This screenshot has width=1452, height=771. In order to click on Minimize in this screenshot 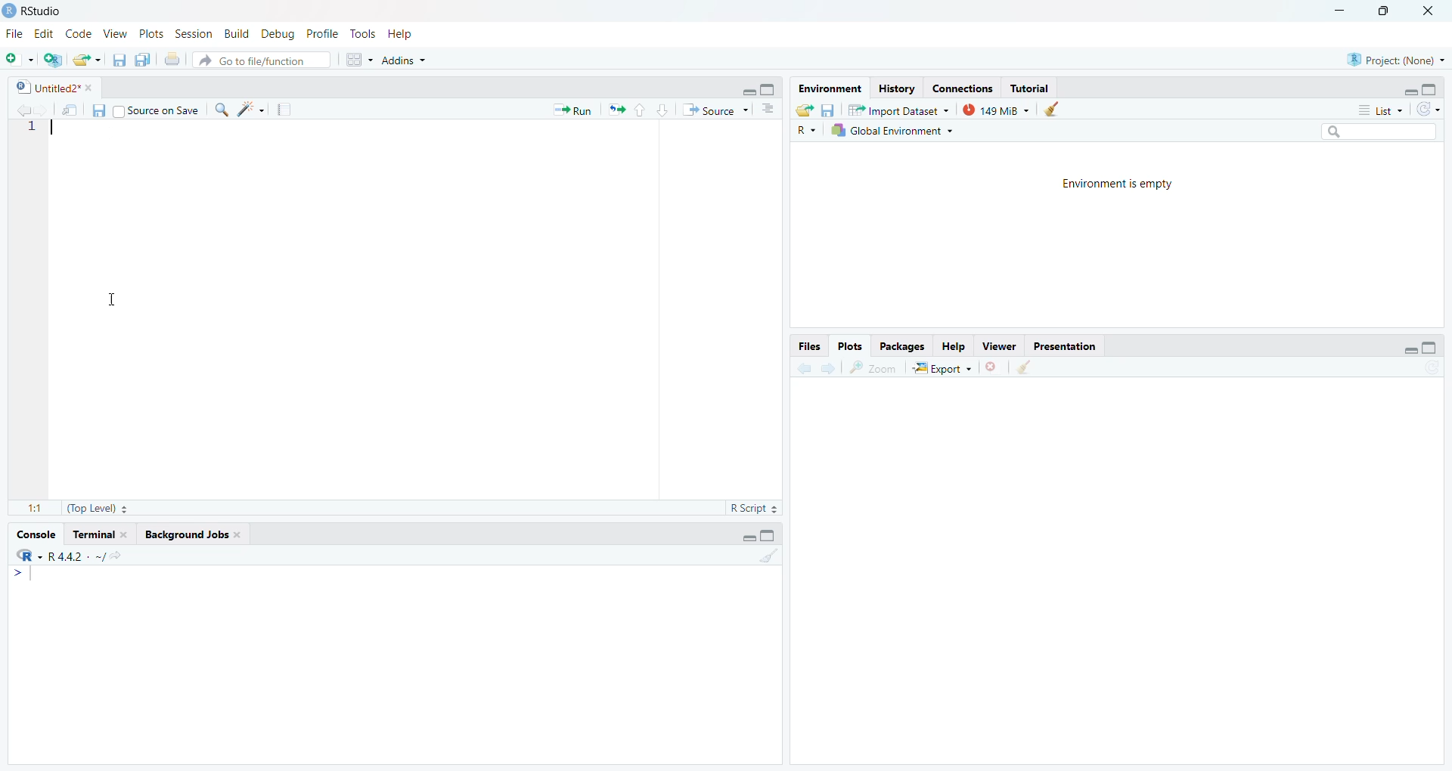, I will do `click(746, 537)`.